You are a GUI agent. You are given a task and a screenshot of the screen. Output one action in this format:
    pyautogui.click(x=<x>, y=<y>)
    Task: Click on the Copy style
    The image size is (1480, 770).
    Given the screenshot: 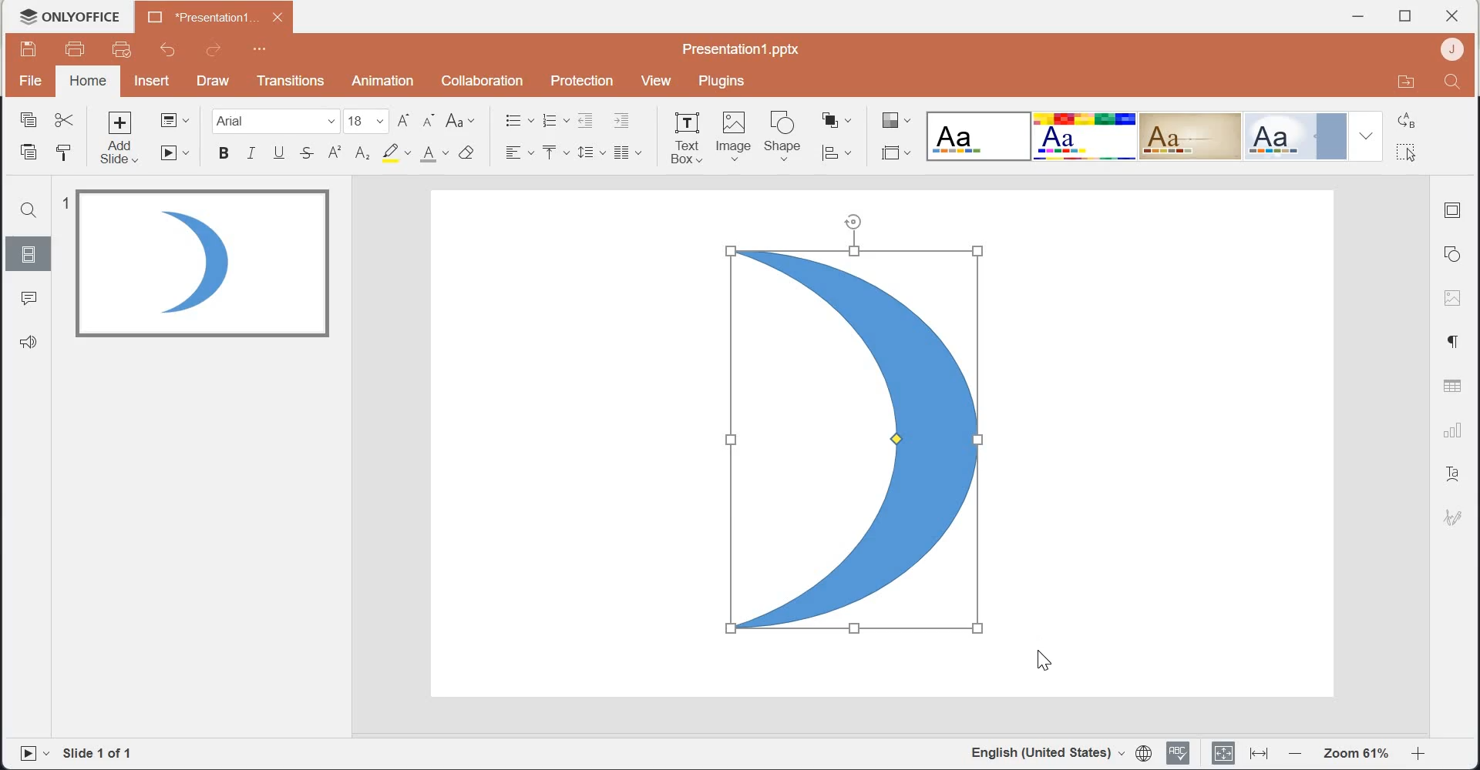 What is the action you would take?
    pyautogui.click(x=69, y=154)
    